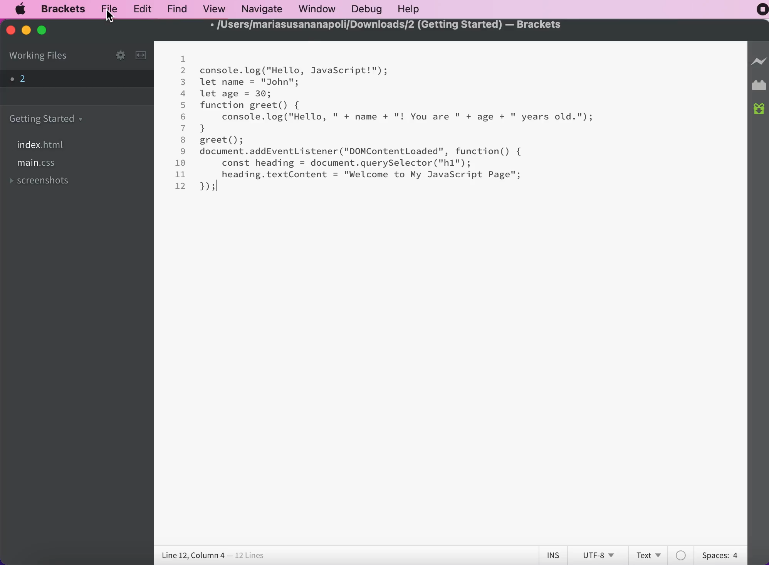  What do you see at coordinates (410, 9) in the screenshot?
I see `help` at bounding box center [410, 9].